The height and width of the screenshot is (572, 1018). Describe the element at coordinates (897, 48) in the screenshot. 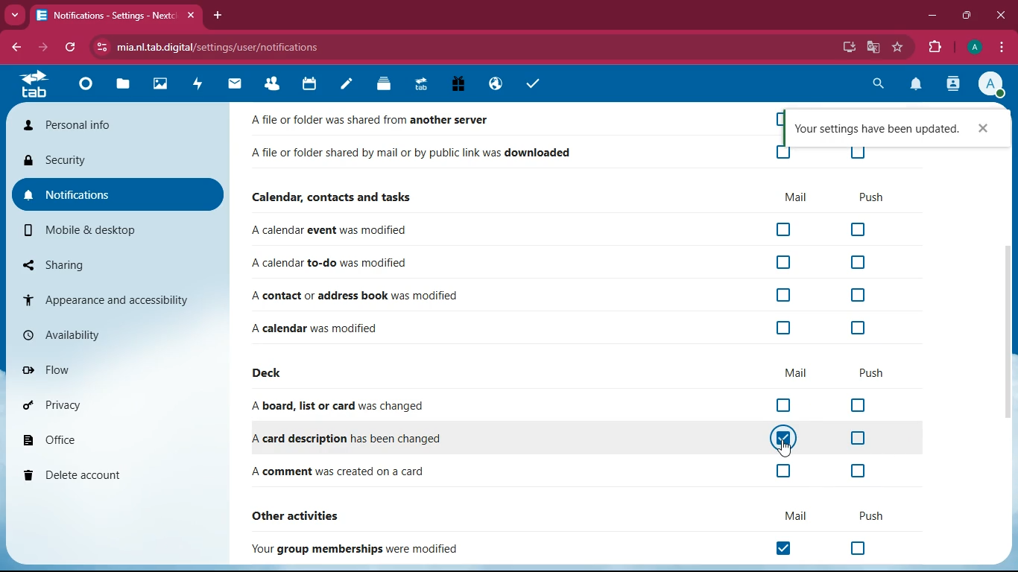

I see `favorite` at that location.